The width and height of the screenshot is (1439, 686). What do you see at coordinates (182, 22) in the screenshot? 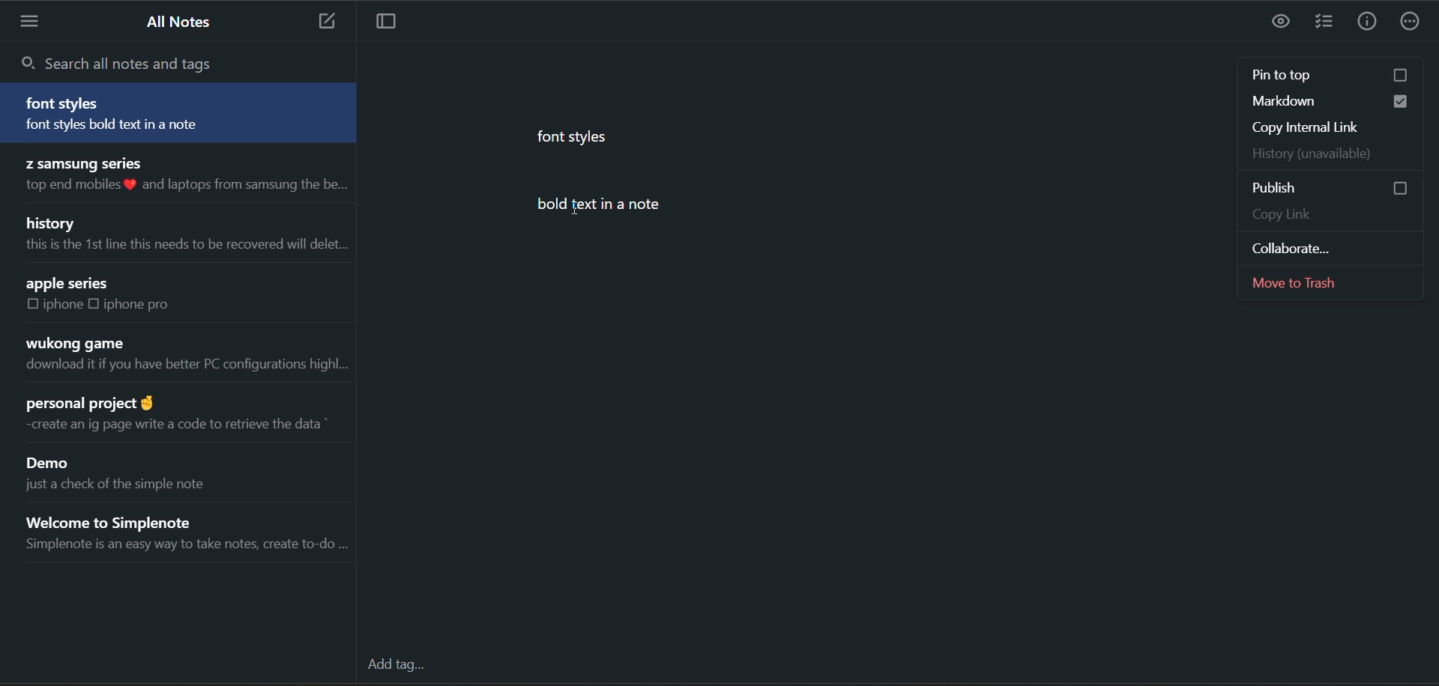
I see `all notes` at bounding box center [182, 22].